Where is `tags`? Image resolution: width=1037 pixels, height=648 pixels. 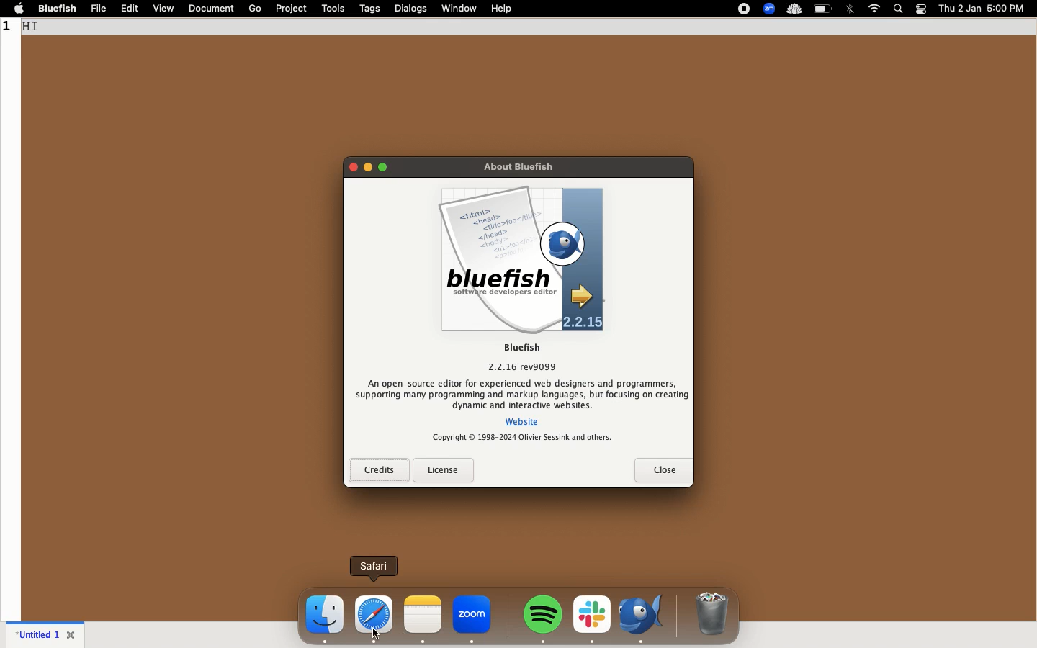
tags is located at coordinates (372, 9).